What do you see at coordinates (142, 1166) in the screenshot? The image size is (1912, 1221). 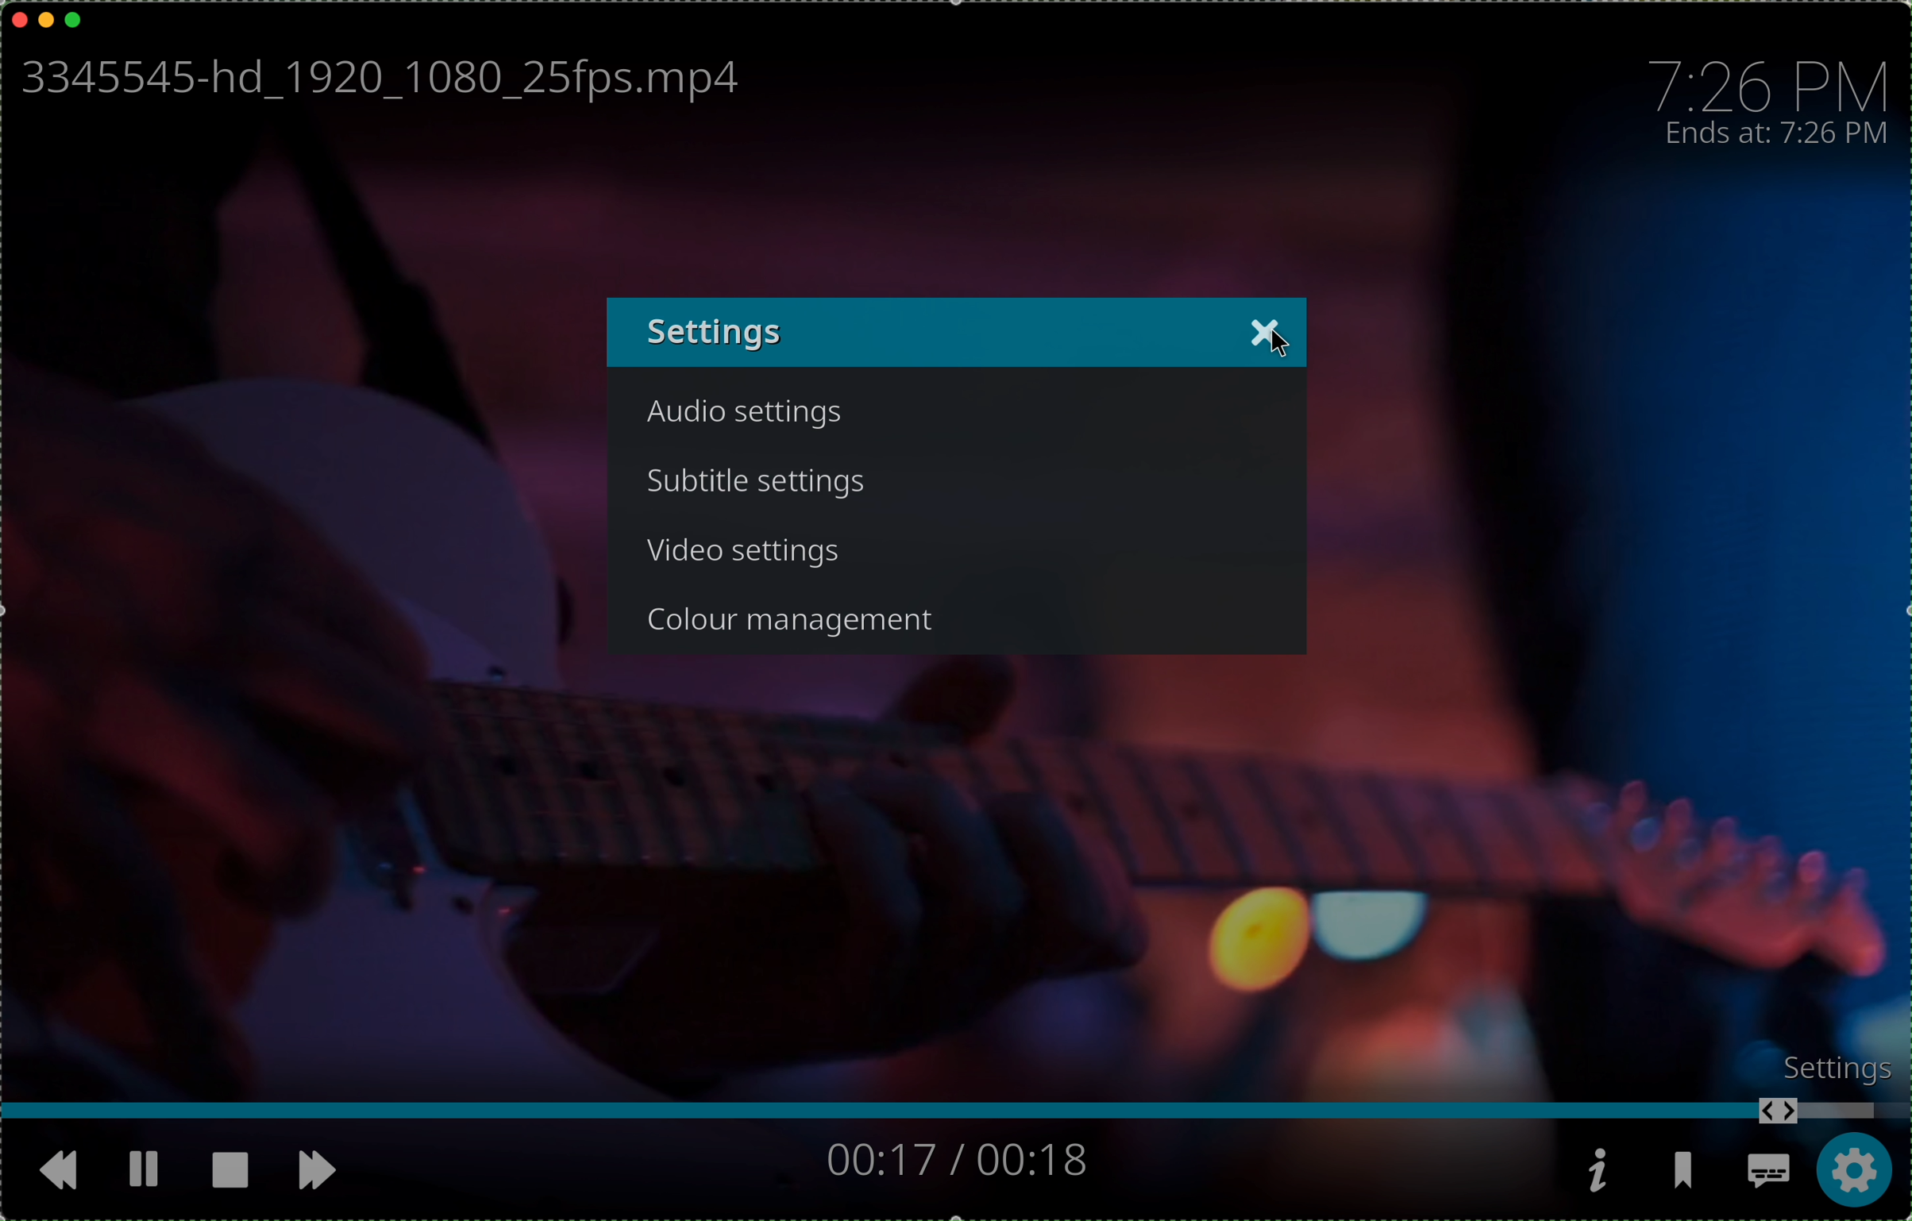 I see `pause` at bounding box center [142, 1166].